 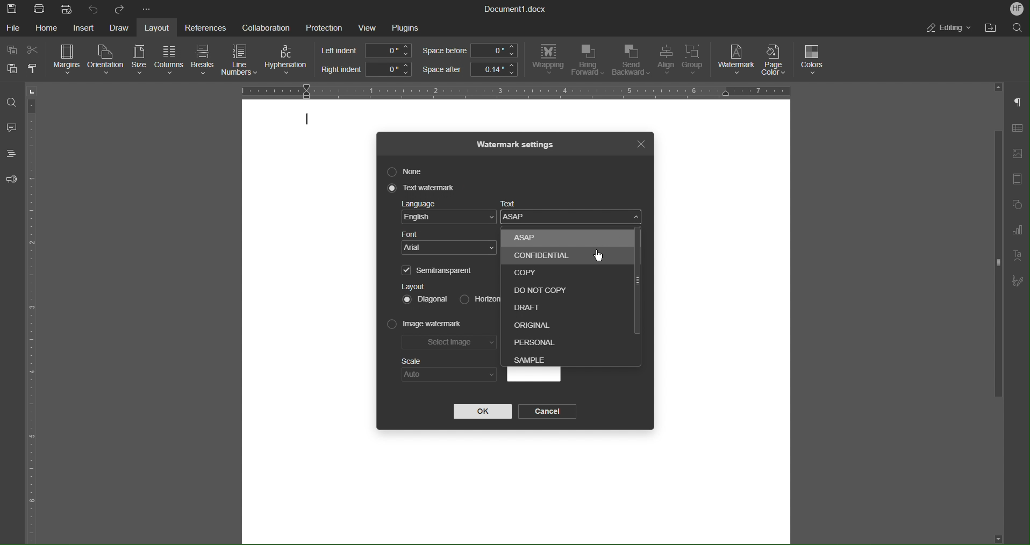 What do you see at coordinates (263, 26) in the screenshot?
I see `Collaboration` at bounding box center [263, 26].